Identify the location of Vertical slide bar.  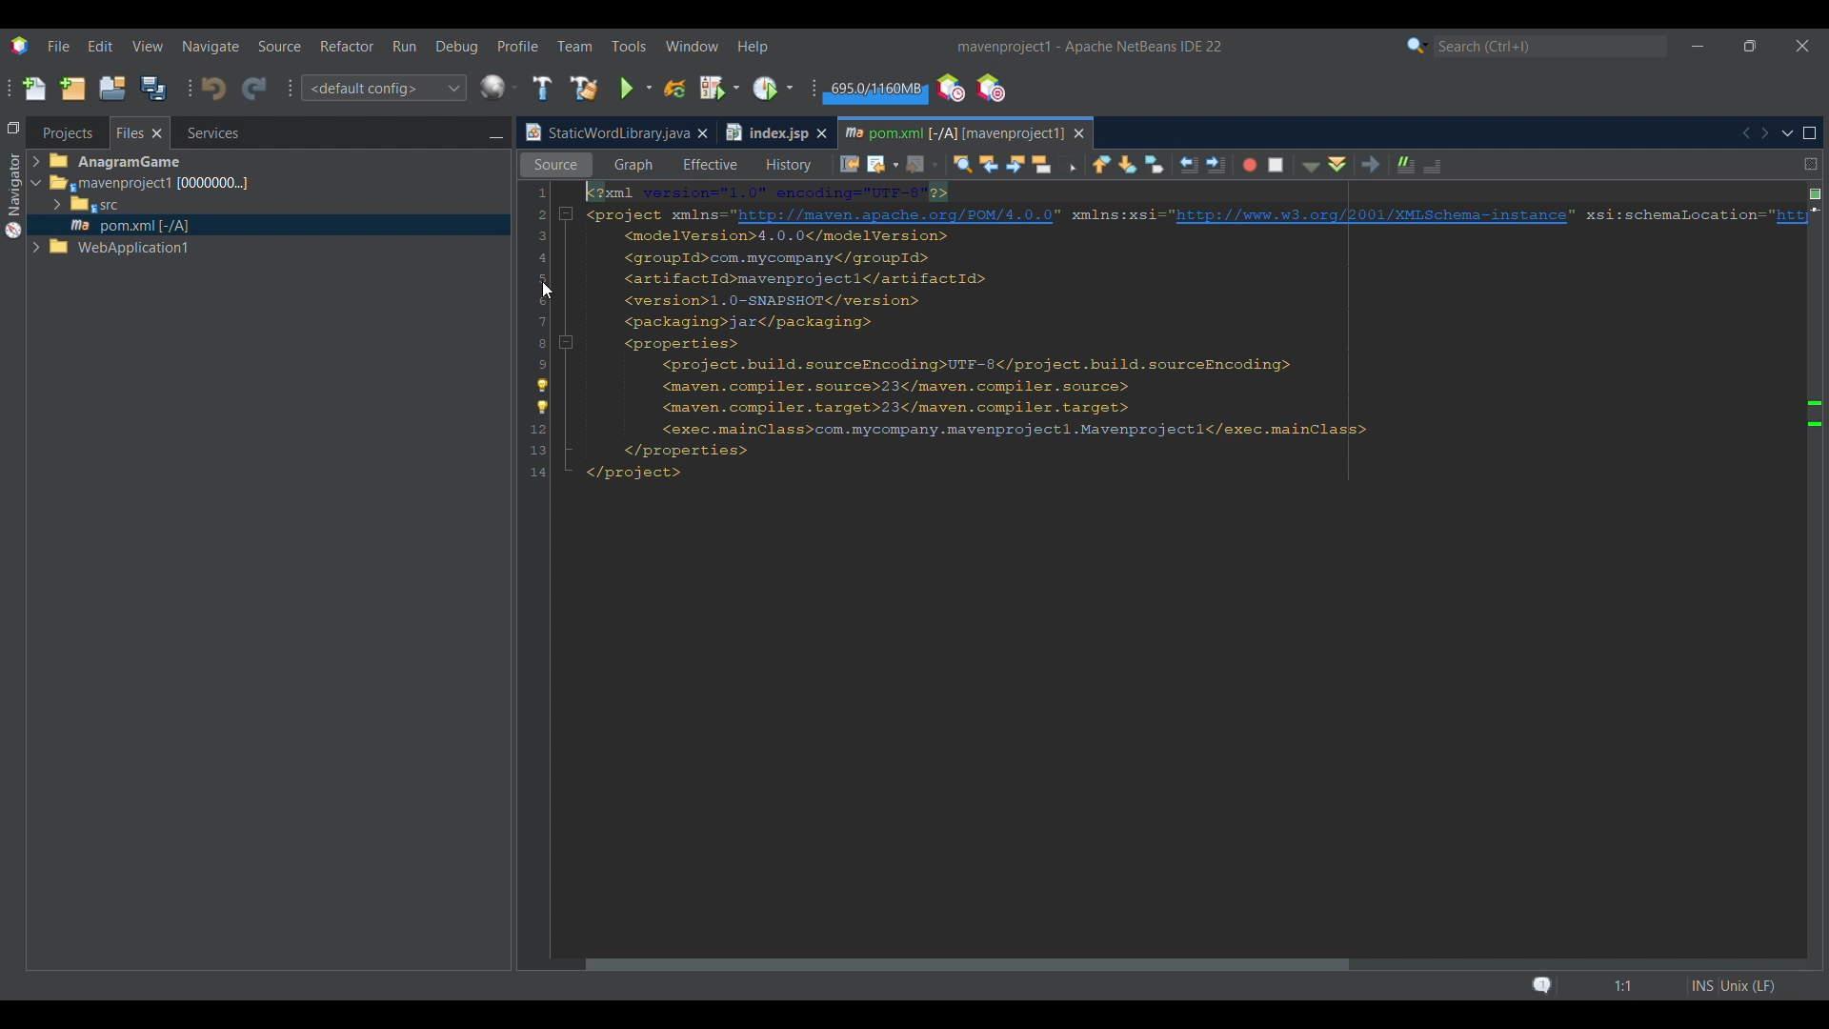
(1801, 574).